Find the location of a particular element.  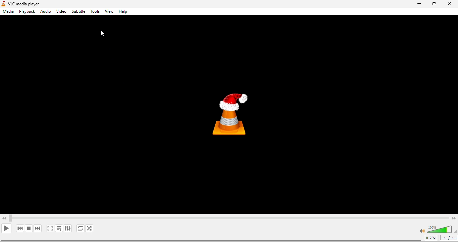

show extended settings is located at coordinates (68, 229).